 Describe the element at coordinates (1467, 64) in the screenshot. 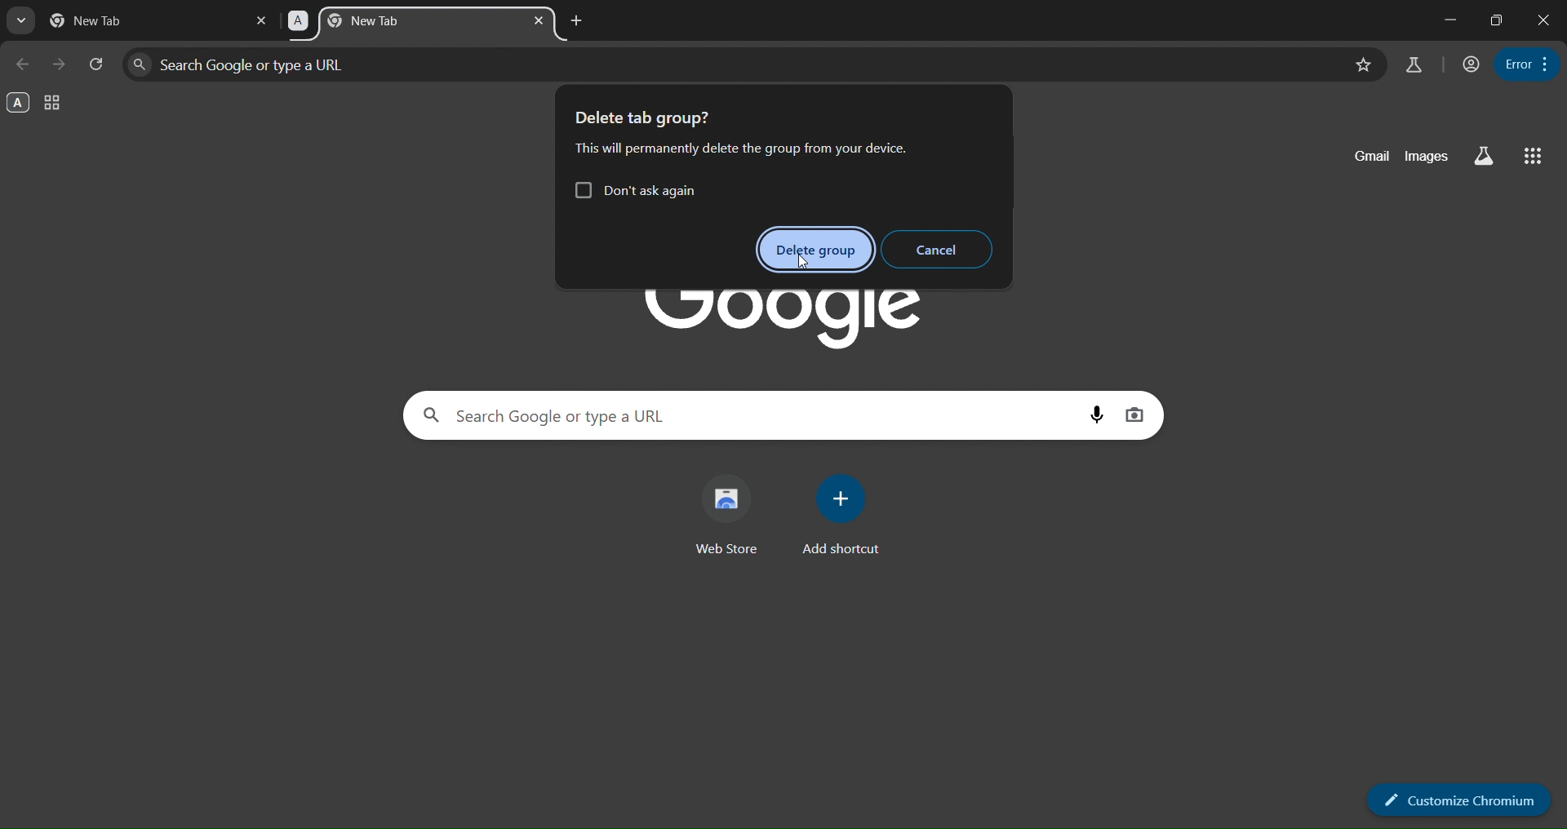

I see `account` at that location.